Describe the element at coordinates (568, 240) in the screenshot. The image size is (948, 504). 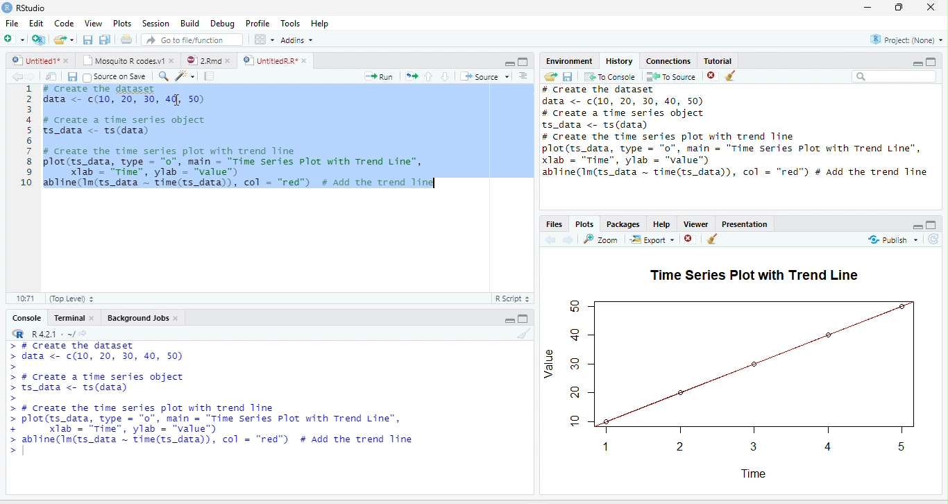
I see `Next plot` at that location.